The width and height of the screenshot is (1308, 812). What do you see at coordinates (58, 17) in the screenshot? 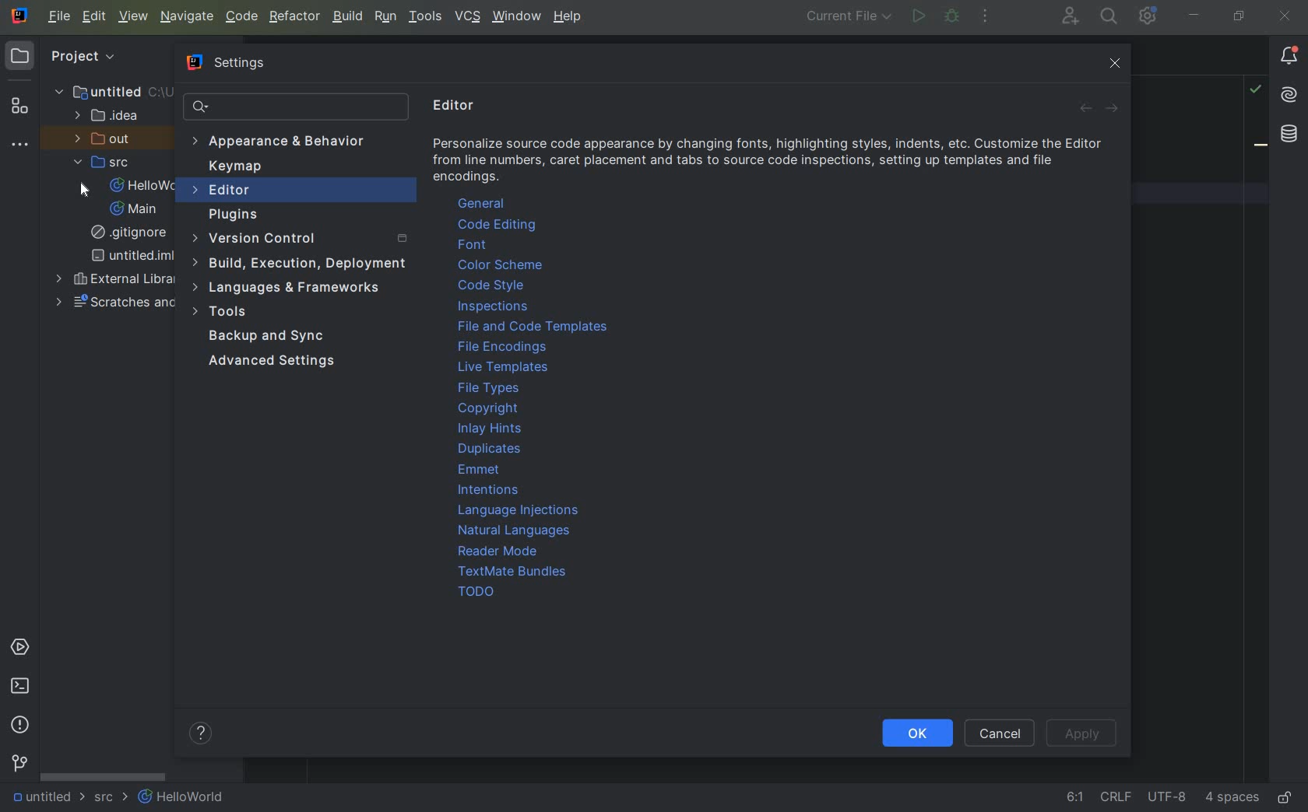
I see `main menu` at bounding box center [58, 17].